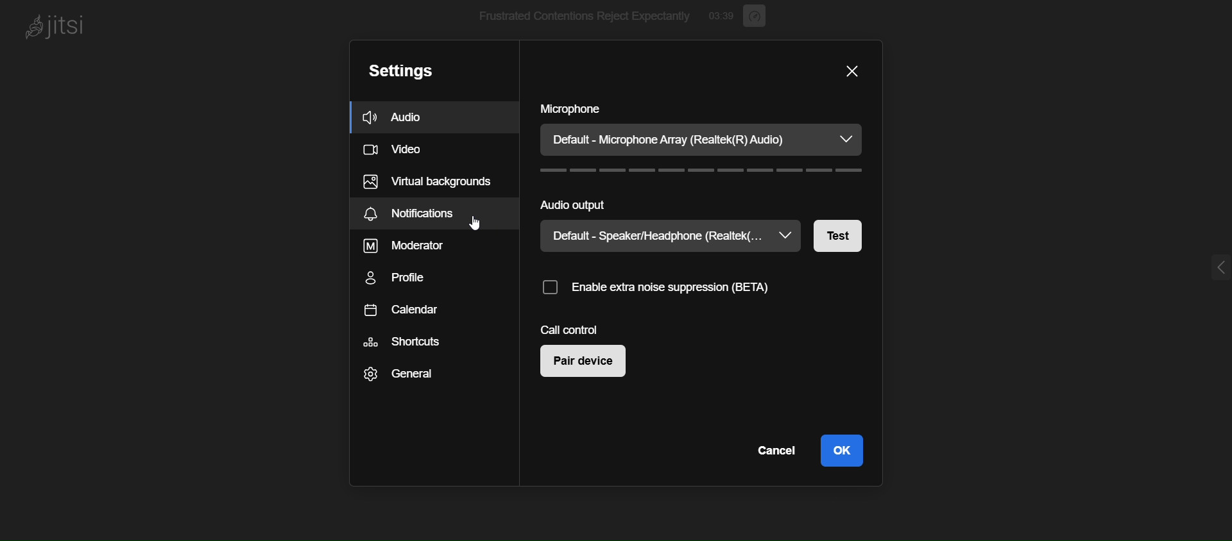 The width and height of the screenshot is (1232, 541). I want to click on performance setting, so click(756, 15).